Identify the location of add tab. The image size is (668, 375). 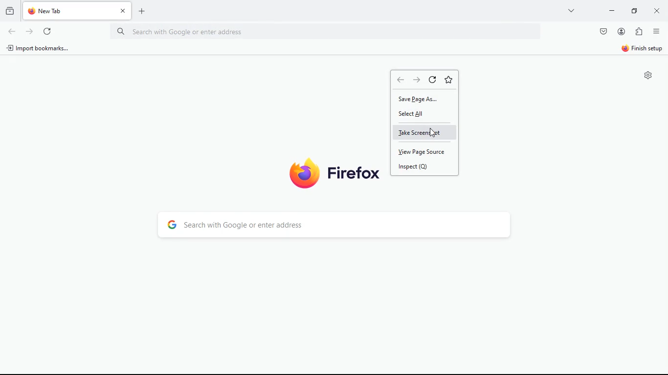
(141, 12).